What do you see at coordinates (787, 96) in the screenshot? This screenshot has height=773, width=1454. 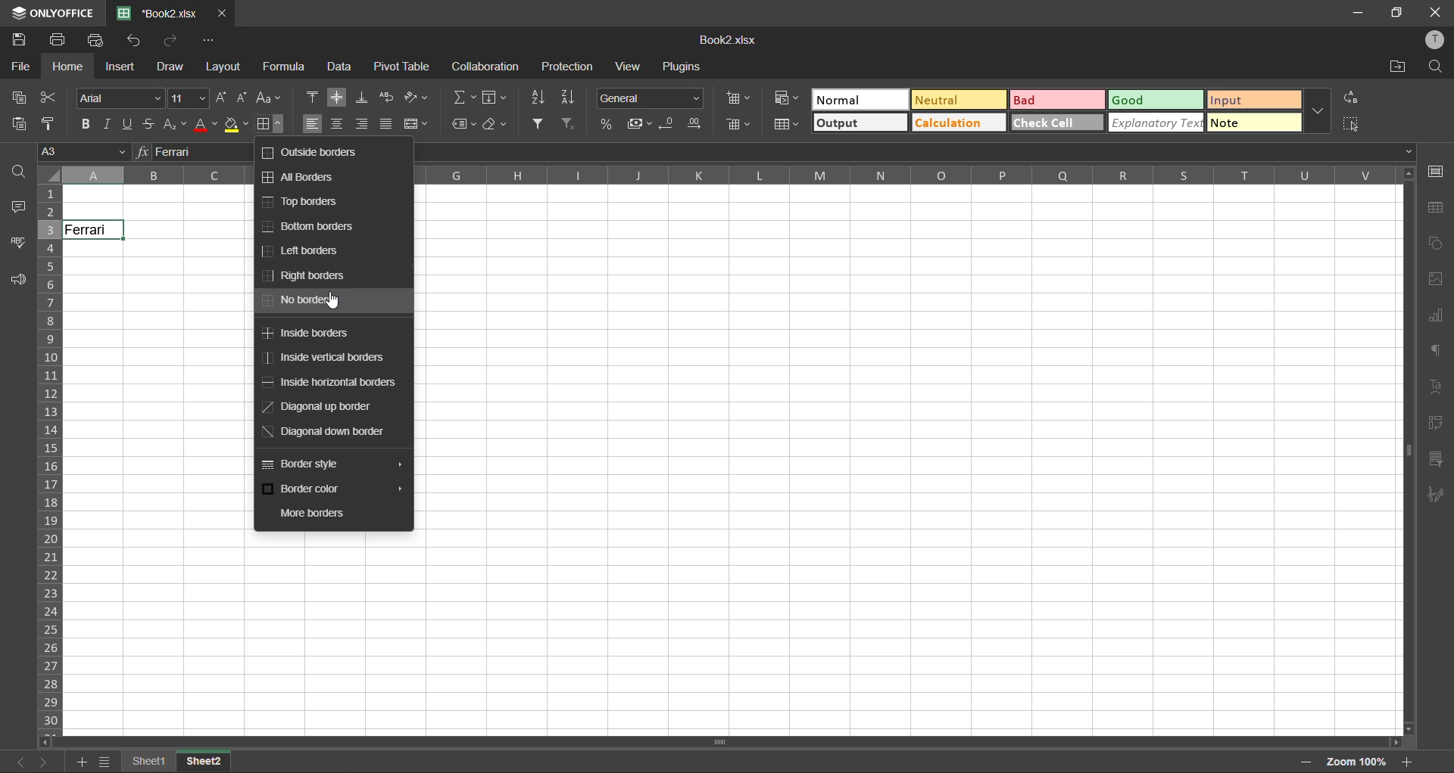 I see `conditional formatting` at bounding box center [787, 96].